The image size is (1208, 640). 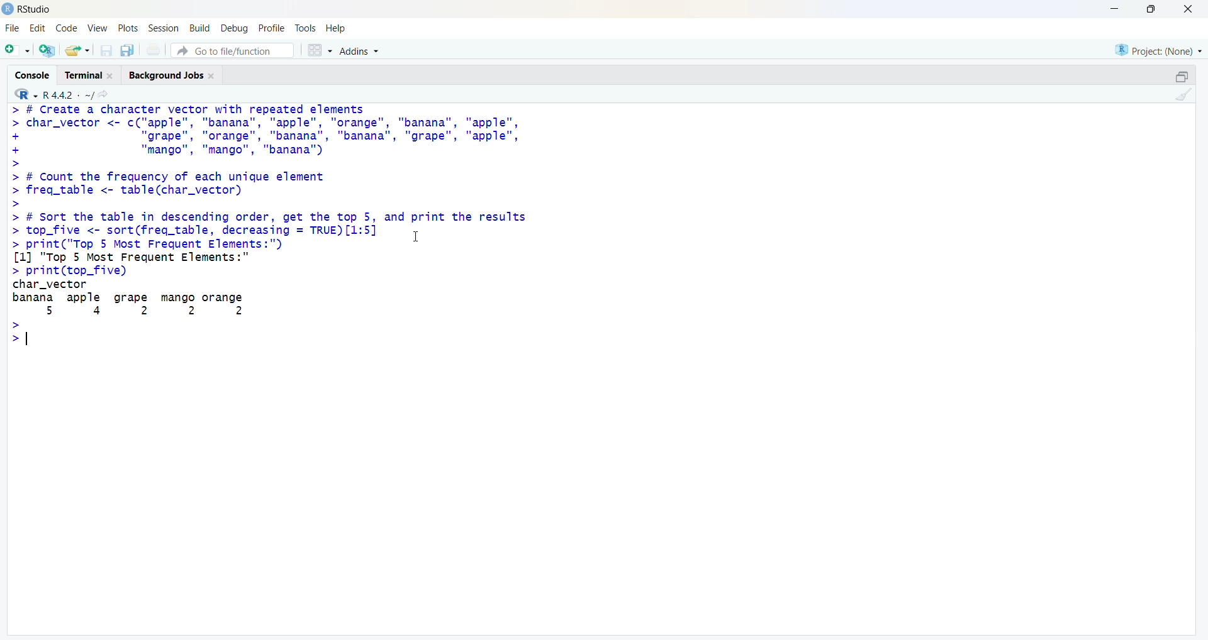 What do you see at coordinates (1155, 48) in the screenshot?
I see `Project (None)` at bounding box center [1155, 48].